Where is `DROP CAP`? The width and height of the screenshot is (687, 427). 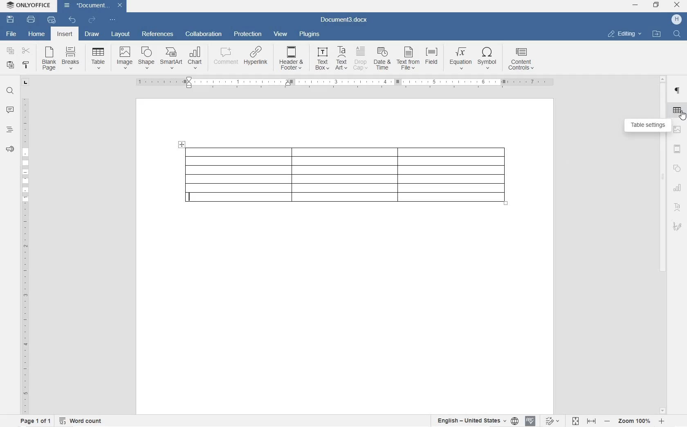
DROP CAP is located at coordinates (361, 58).